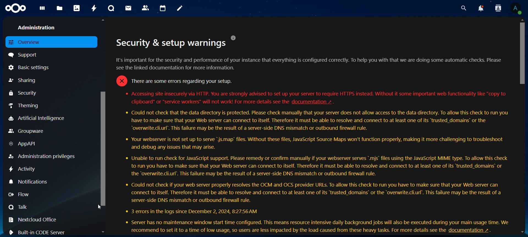 The height and width of the screenshot is (237, 528). Describe the element at coordinates (23, 194) in the screenshot. I see `flow` at that location.